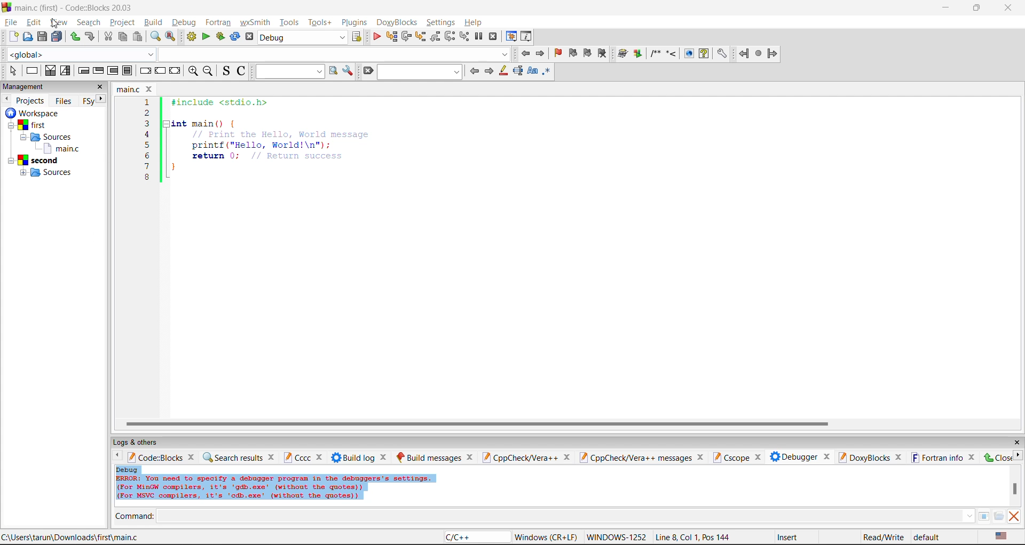 This screenshot has width=1025, height=545. Describe the element at coordinates (192, 71) in the screenshot. I see `zoom in` at that location.